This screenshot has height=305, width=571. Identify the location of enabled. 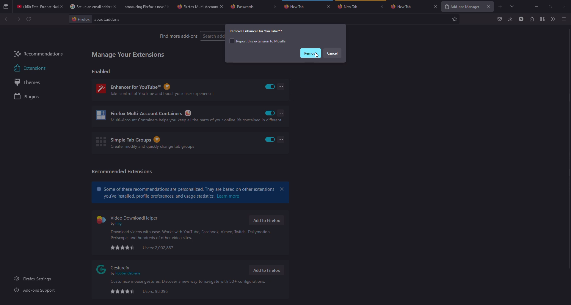
(101, 71).